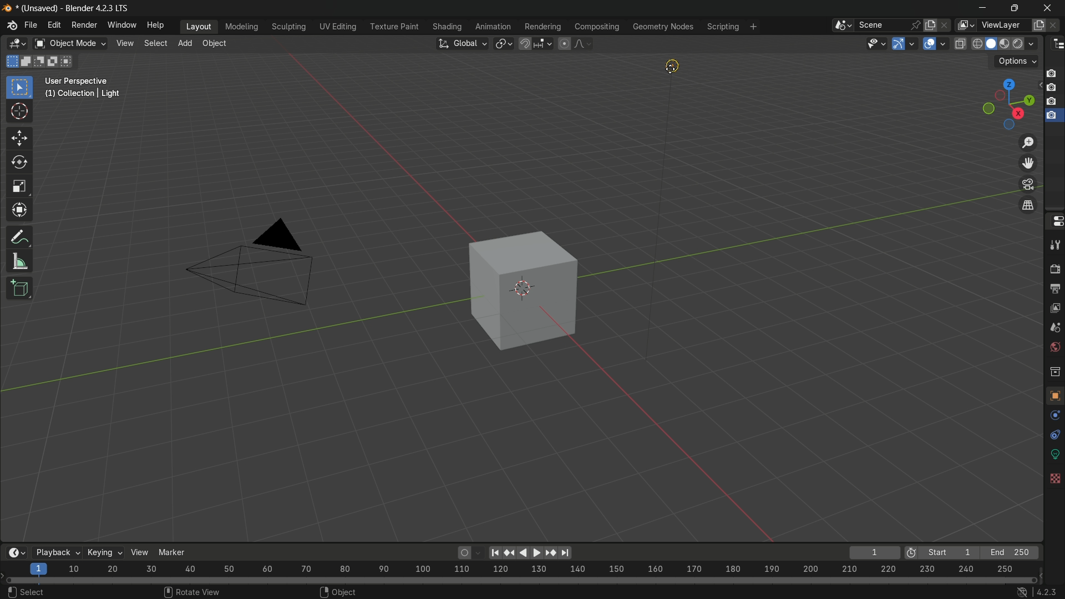  Describe the element at coordinates (991, 45) in the screenshot. I see `solid` at that location.